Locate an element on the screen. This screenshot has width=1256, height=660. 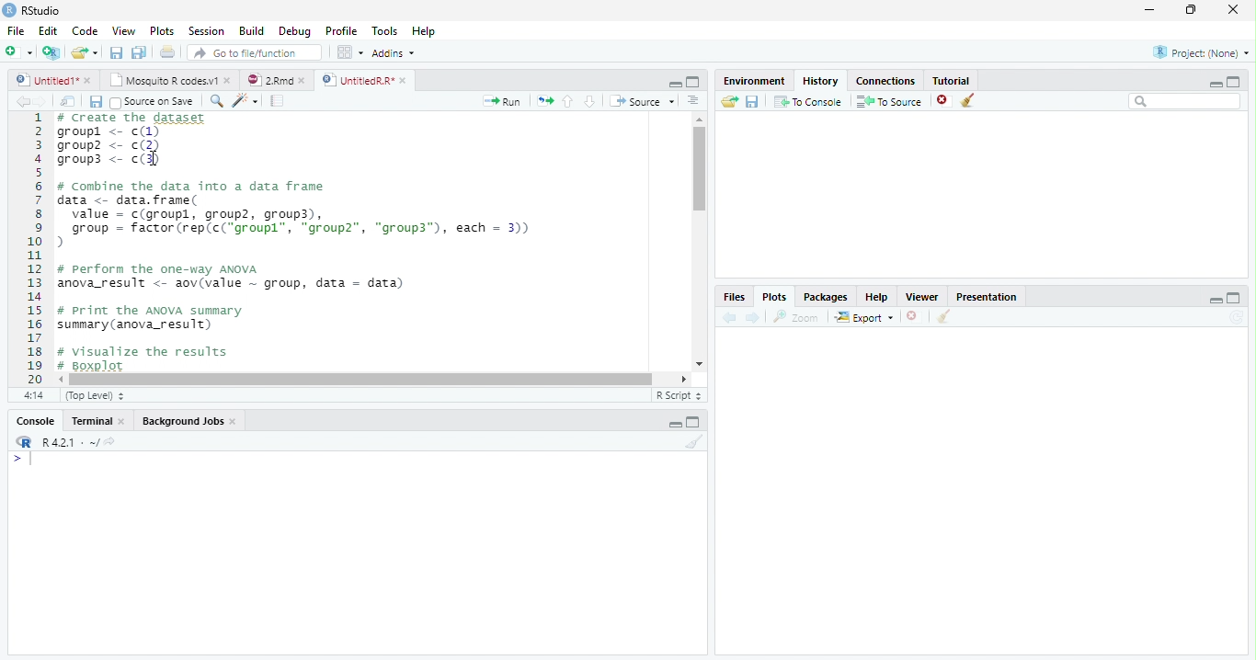
Save is located at coordinates (118, 53).